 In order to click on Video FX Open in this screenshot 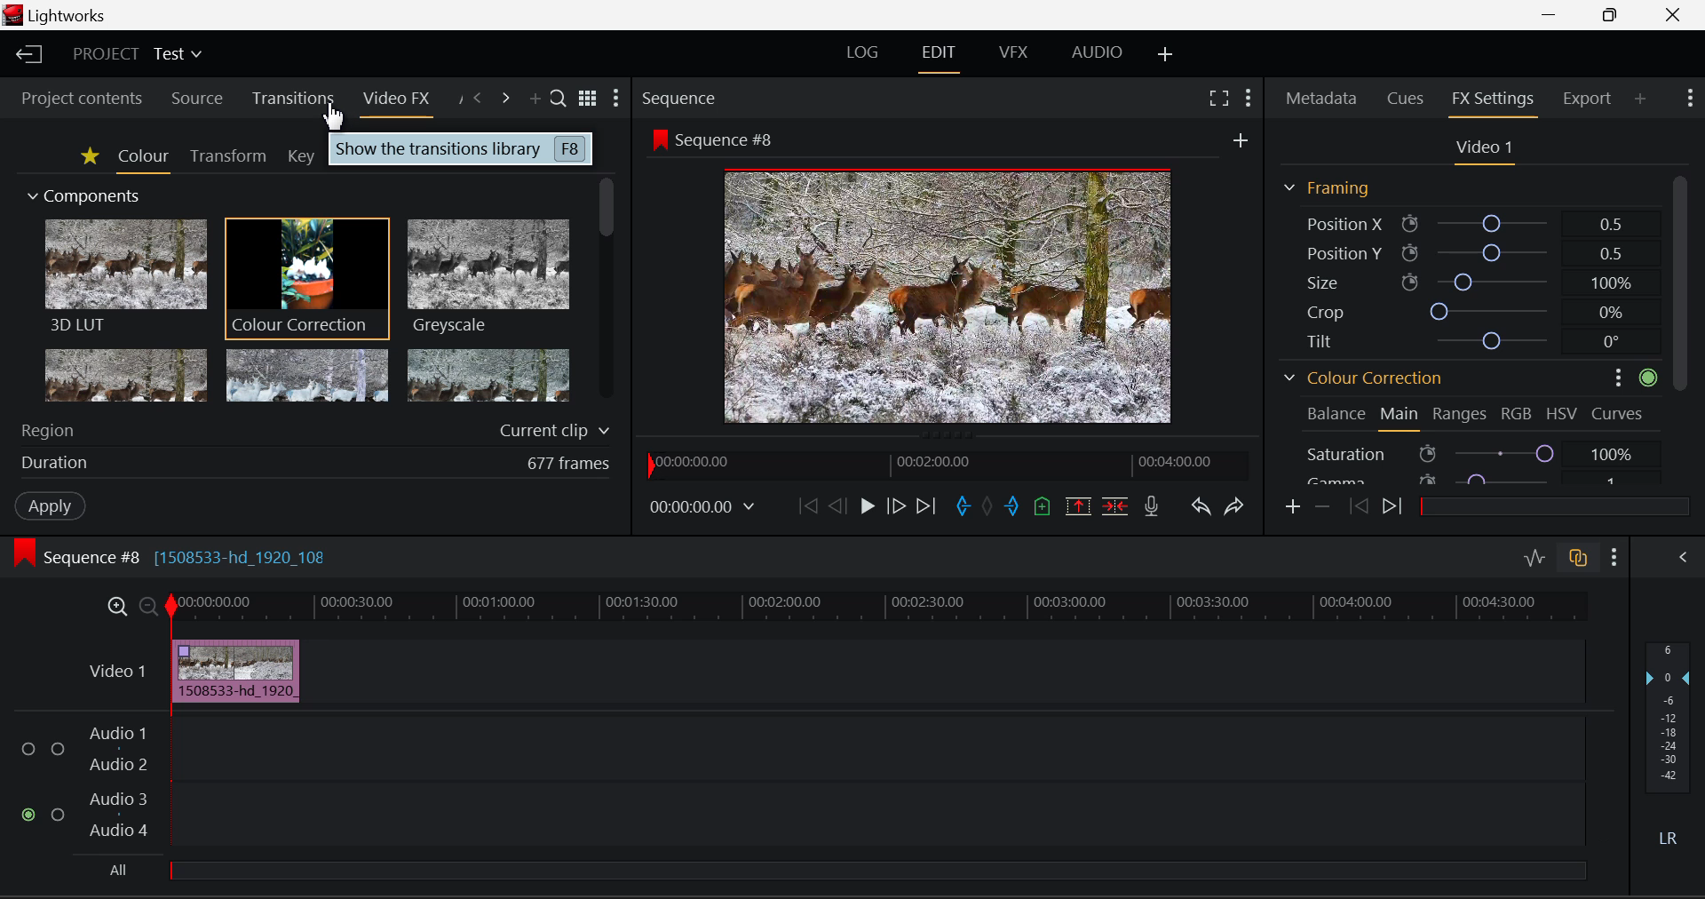, I will do `click(398, 102)`.